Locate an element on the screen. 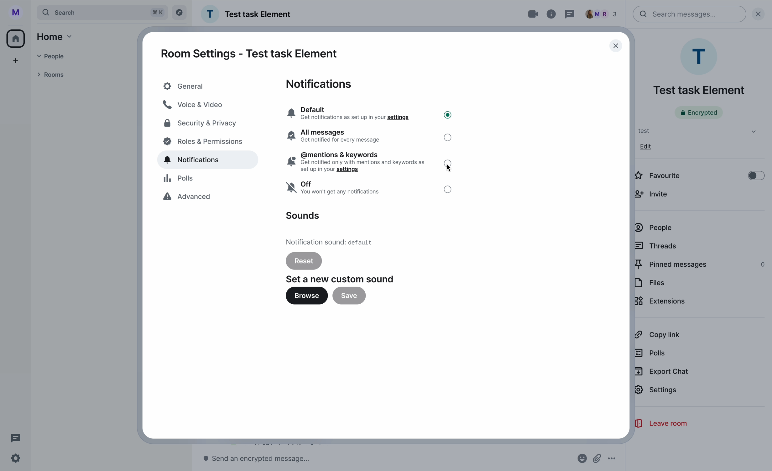 Image resolution: width=772 pixels, height=471 pixels. threads is located at coordinates (570, 14).